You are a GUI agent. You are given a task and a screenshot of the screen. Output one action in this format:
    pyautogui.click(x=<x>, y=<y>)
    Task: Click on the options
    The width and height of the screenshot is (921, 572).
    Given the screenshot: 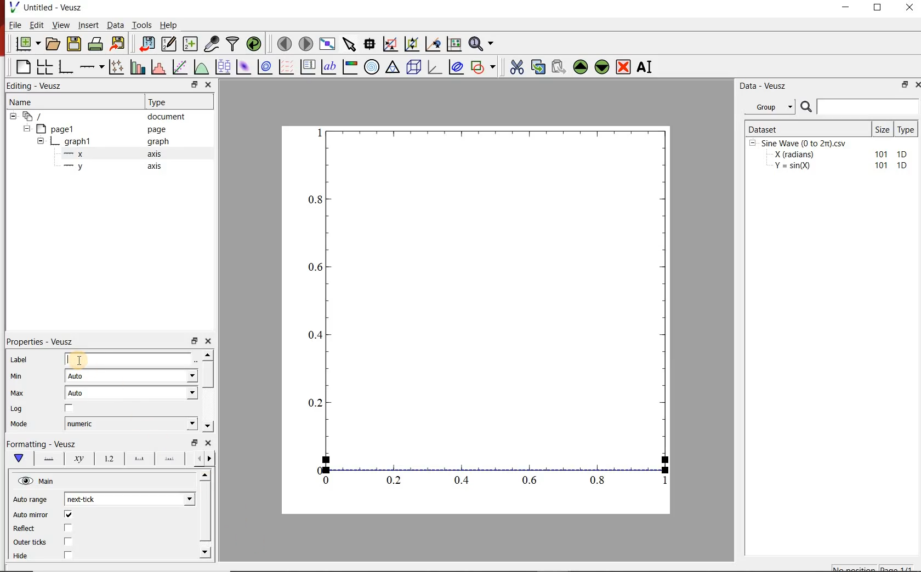 What is the action you would take?
    pyautogui.click(x=169, y=460)
    